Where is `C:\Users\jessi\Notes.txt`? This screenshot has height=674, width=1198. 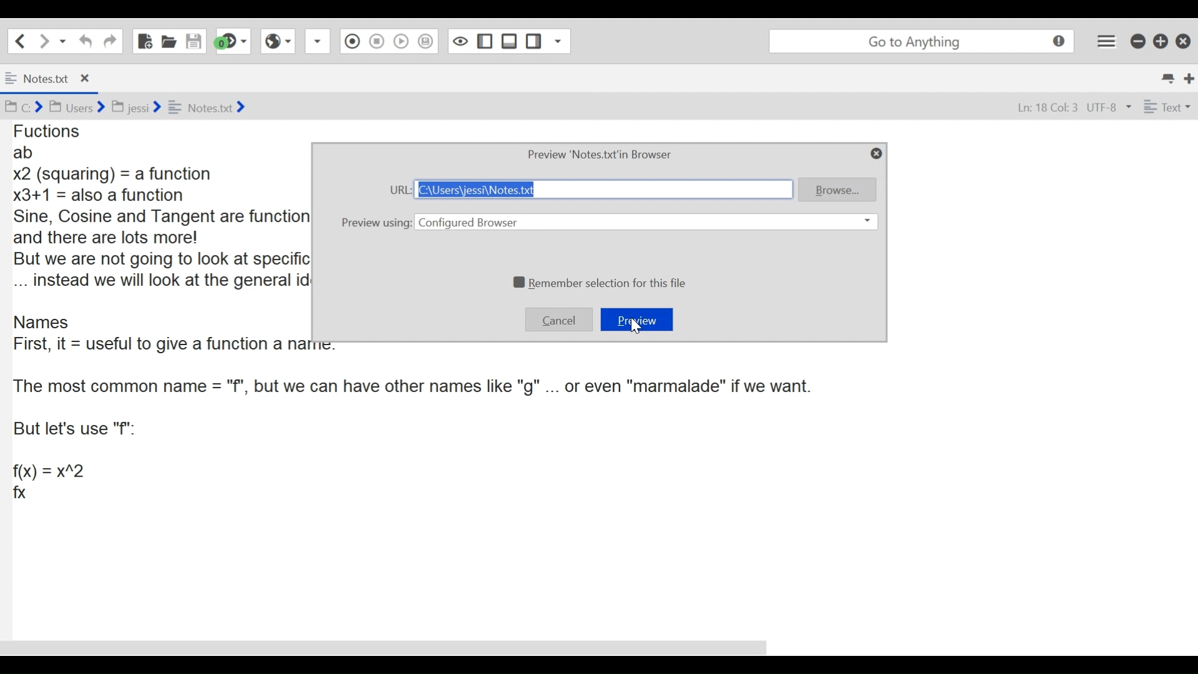 C:\Users\jessi\Notes.txt is located at coordinates (605, 191).